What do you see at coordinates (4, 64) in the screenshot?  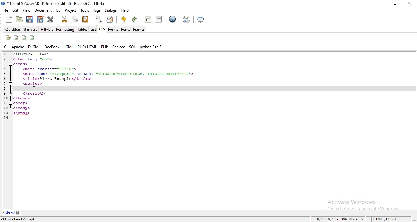 I see `3` at bounding box center [4, 64].